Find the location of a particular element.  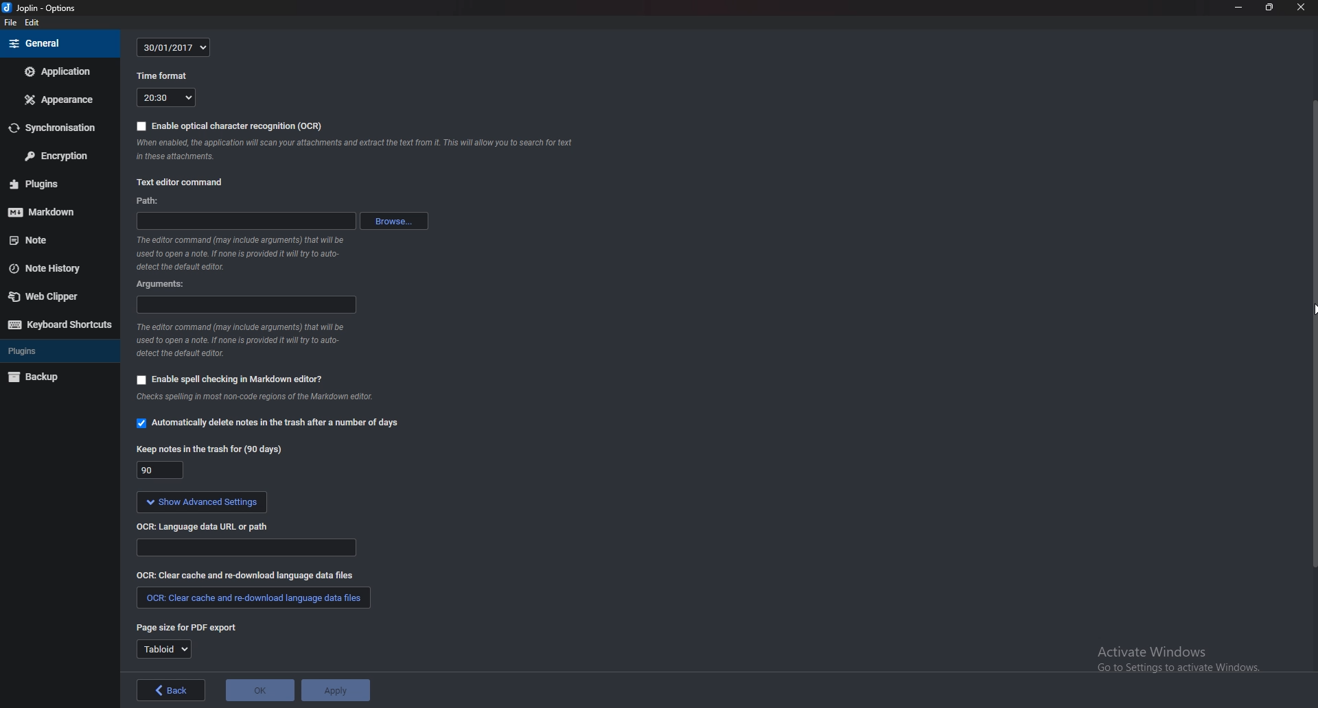

Encryption is located at coordinates (56, 156).